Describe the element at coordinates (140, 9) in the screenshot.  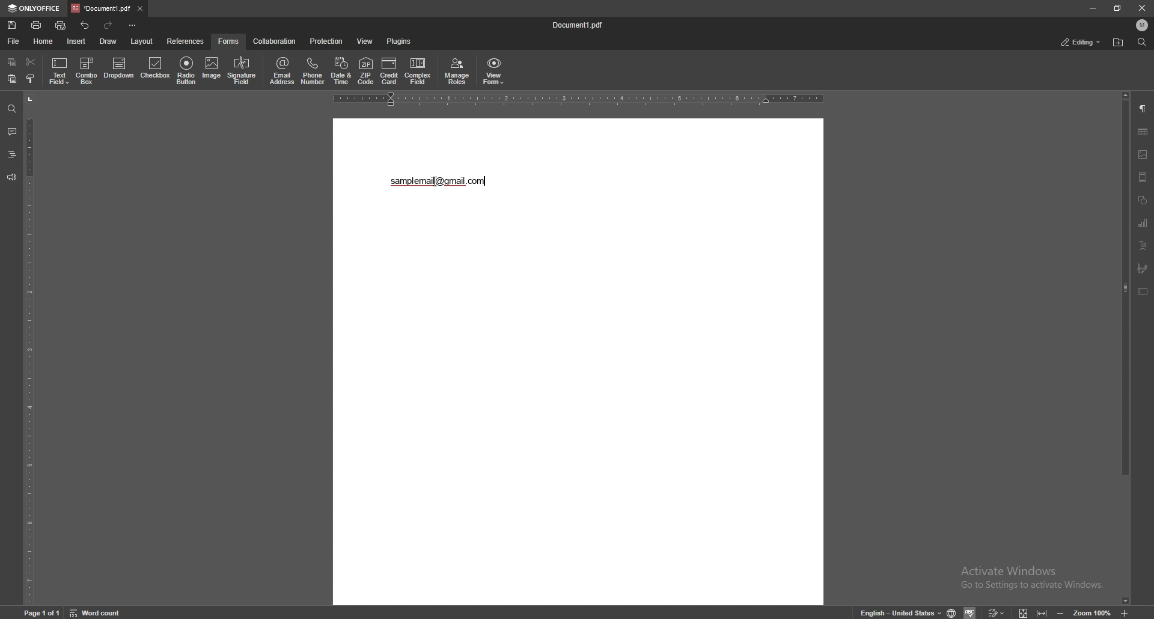
I see `close tab` at that location.